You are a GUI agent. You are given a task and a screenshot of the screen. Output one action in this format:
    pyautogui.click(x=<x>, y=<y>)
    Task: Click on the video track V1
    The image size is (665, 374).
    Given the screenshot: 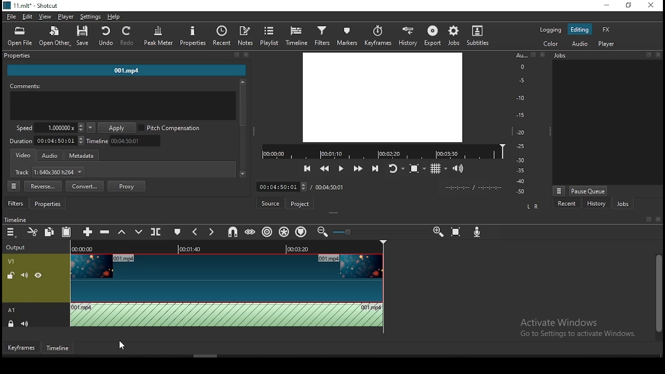 What is the action you would take?
    pyautogui.click(x=229, y=278)
    